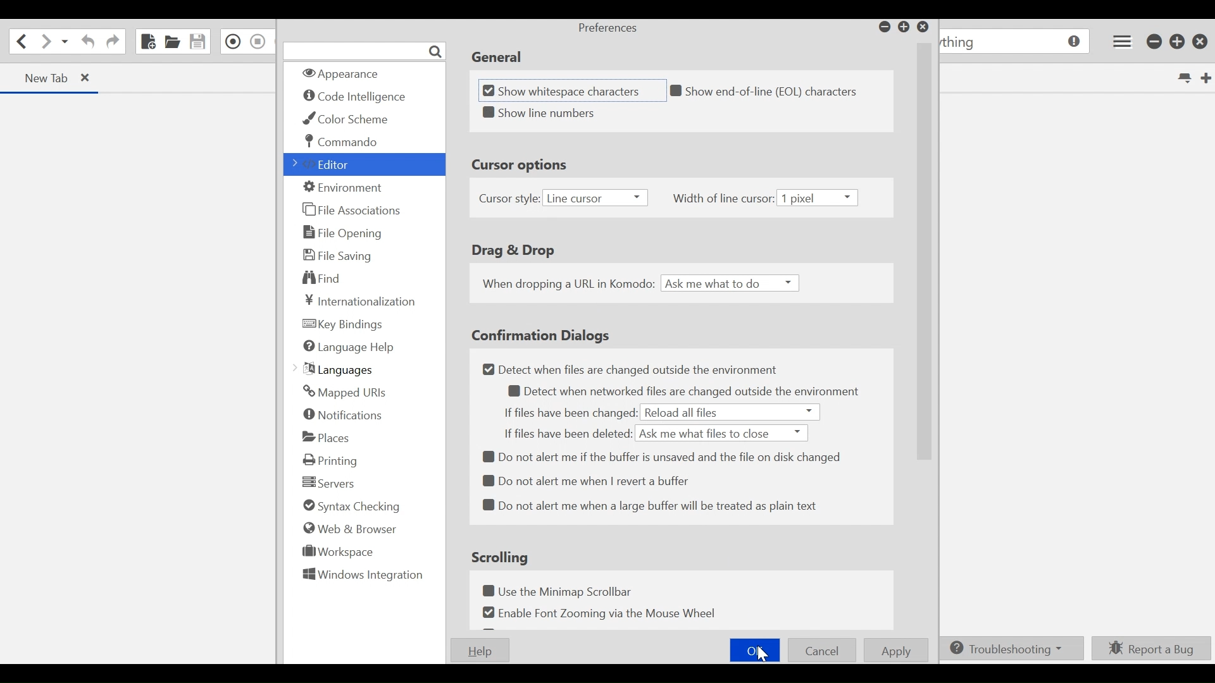  I want to click on Workspace, so click(340, 553).